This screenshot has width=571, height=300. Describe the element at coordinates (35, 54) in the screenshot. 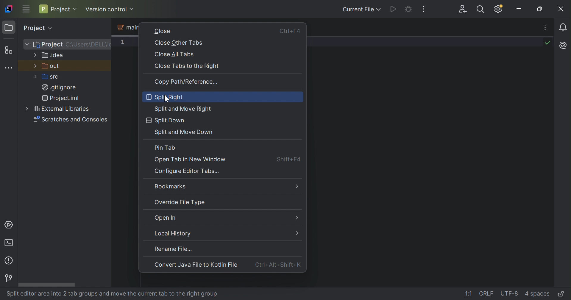

I see `More` at that location.